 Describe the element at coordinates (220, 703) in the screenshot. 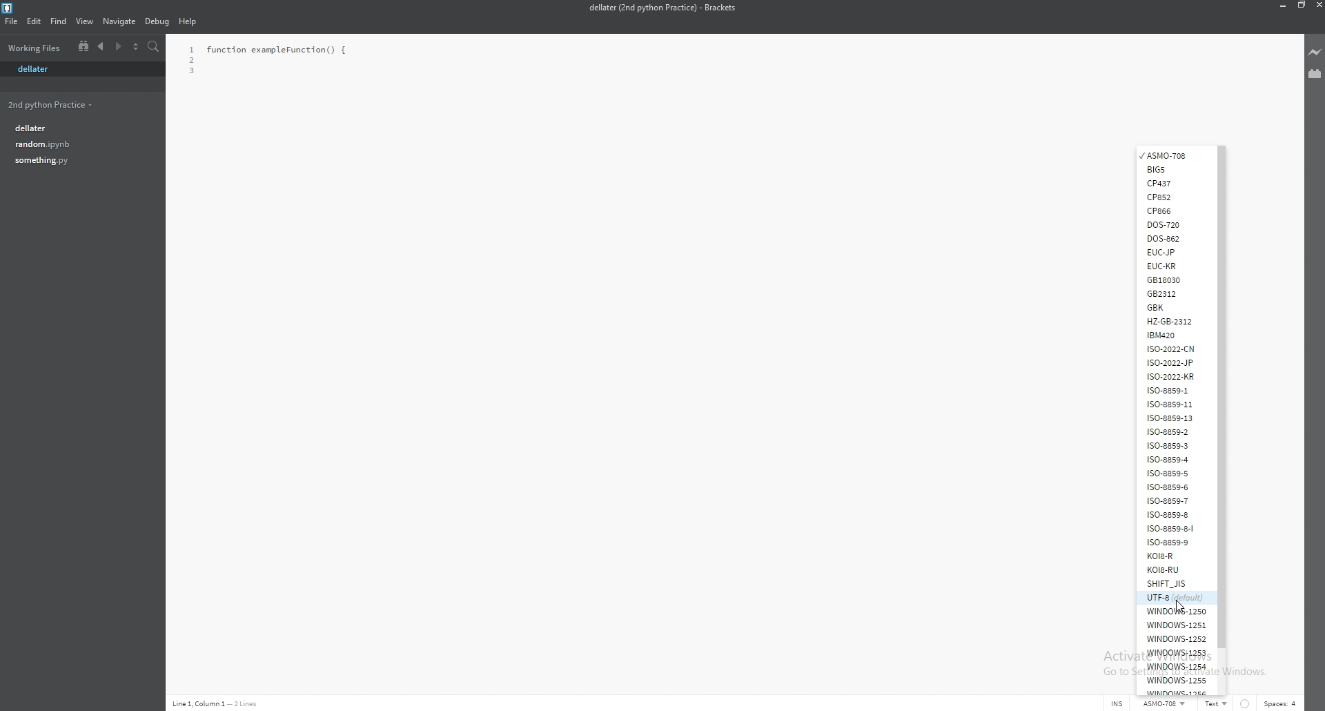

I see `line 1, column 1 - 2 lines` at that location.